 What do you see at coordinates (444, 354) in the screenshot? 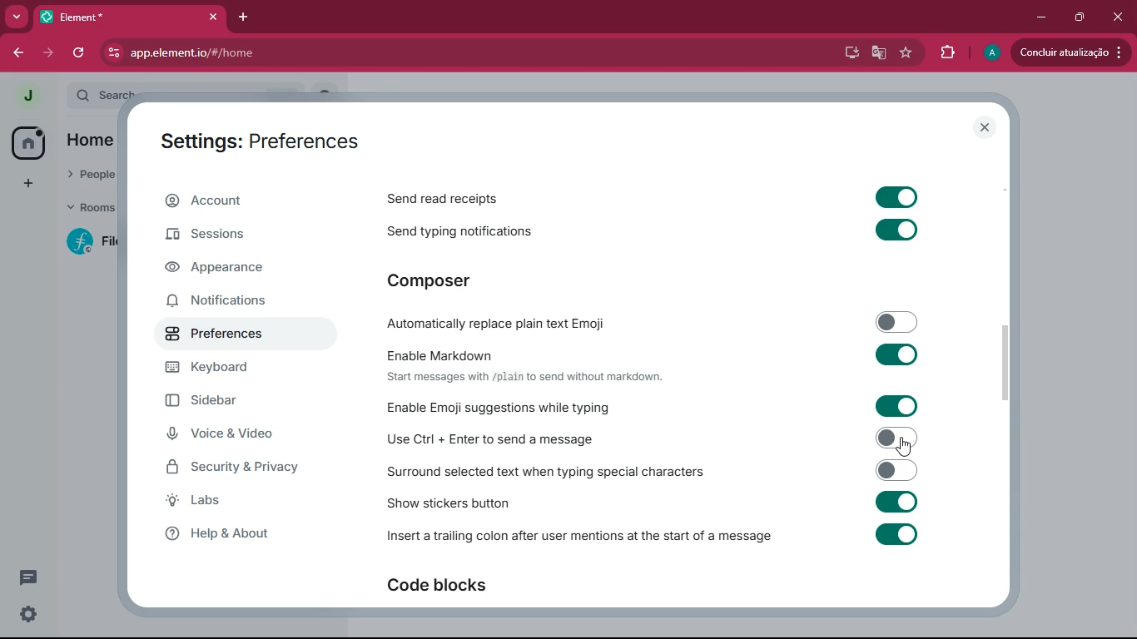
I see `enable markdown` at bounding box center [444, 354].